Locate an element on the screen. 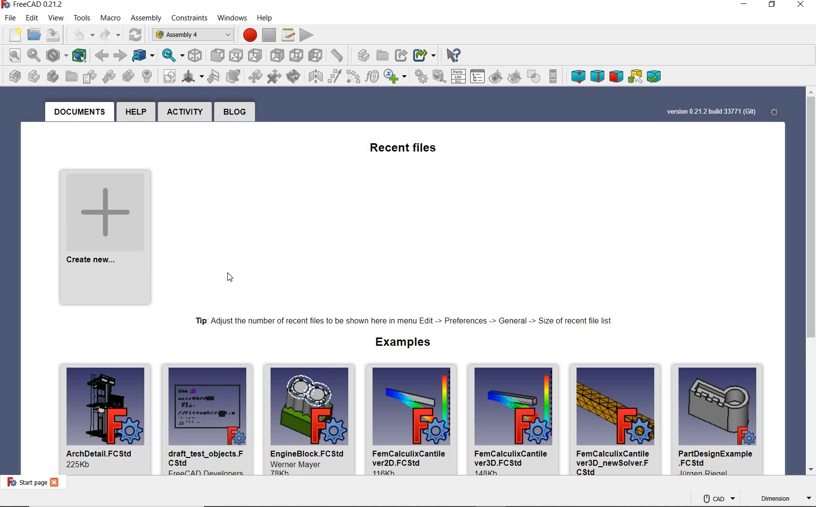 This screenshot has width=816, height=507. bill of materials is located at coordinates (459, 77).